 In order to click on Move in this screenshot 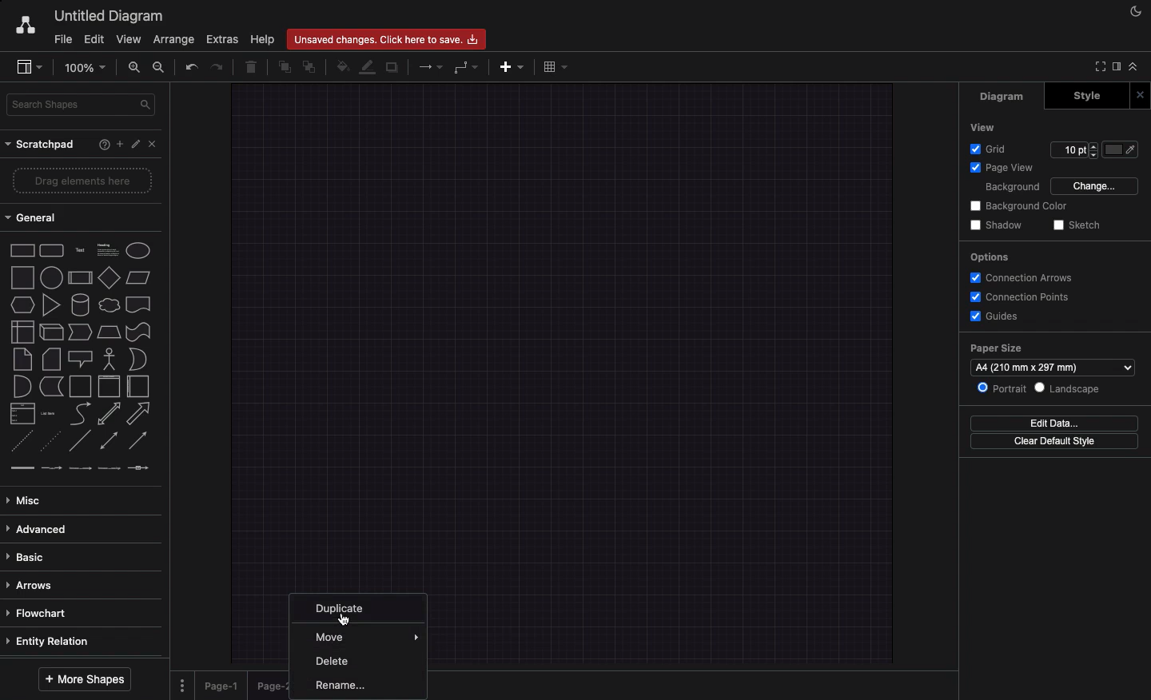, I will do `click(336, 637)`.